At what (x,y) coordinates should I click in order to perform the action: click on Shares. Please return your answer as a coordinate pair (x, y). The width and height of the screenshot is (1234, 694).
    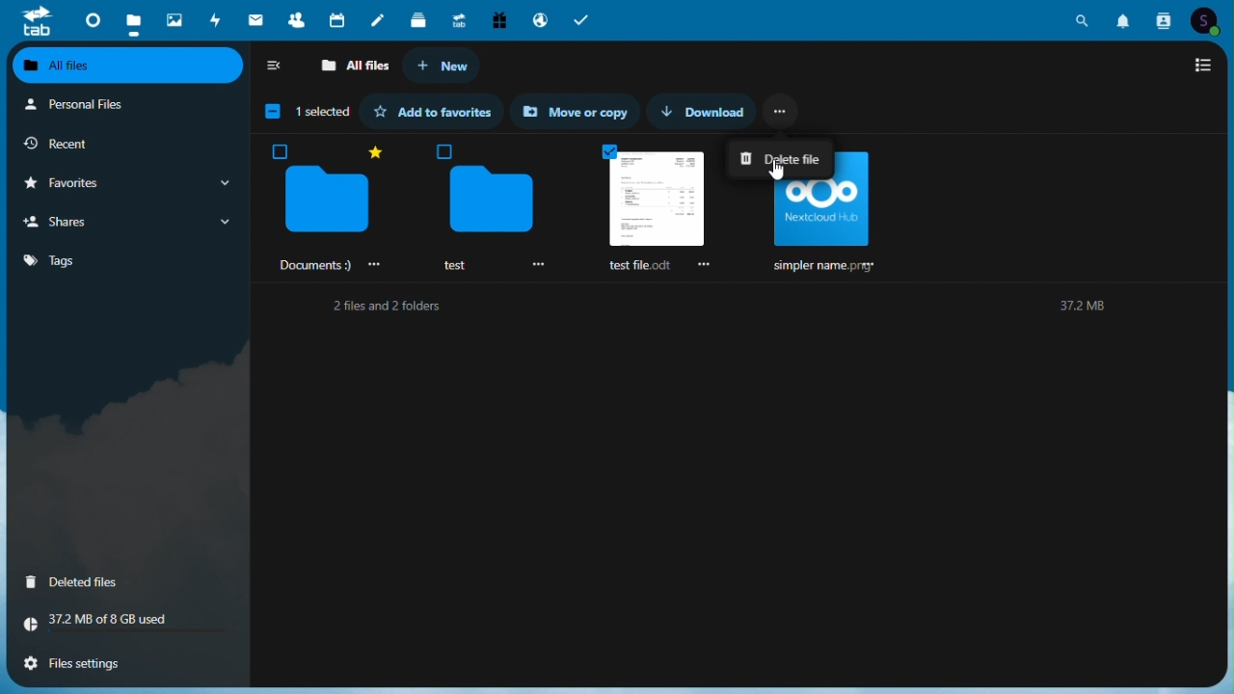
    Looking at the image, I should click on (125, 223).